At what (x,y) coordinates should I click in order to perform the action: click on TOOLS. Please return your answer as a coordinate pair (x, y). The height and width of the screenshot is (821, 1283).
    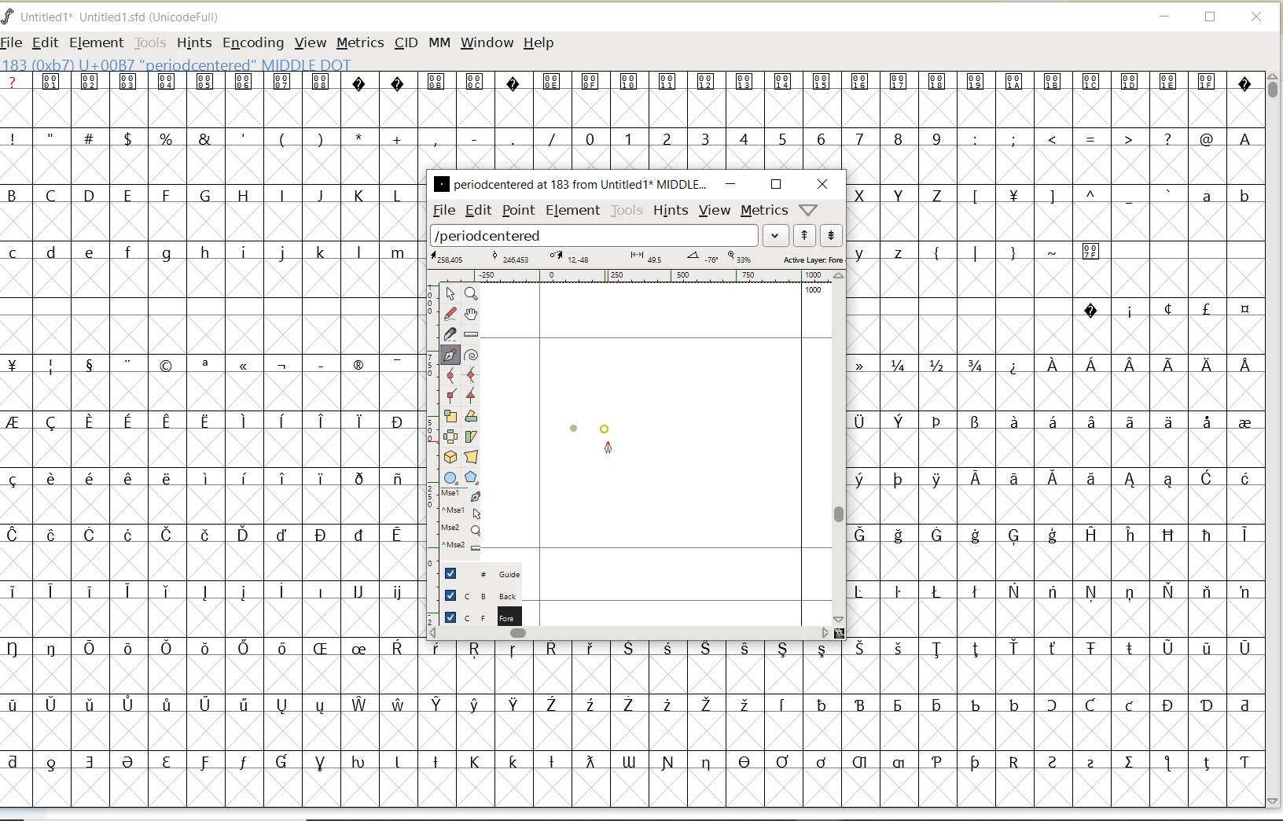
    Looking at the image, I should click on (150, 42).